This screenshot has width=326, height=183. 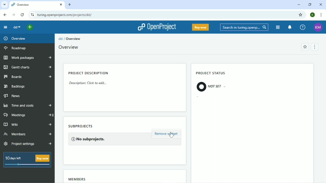 What do you see at coordinates (211, 73) in the screenshot?
I see `Project status` at bounding box center [211, 73].